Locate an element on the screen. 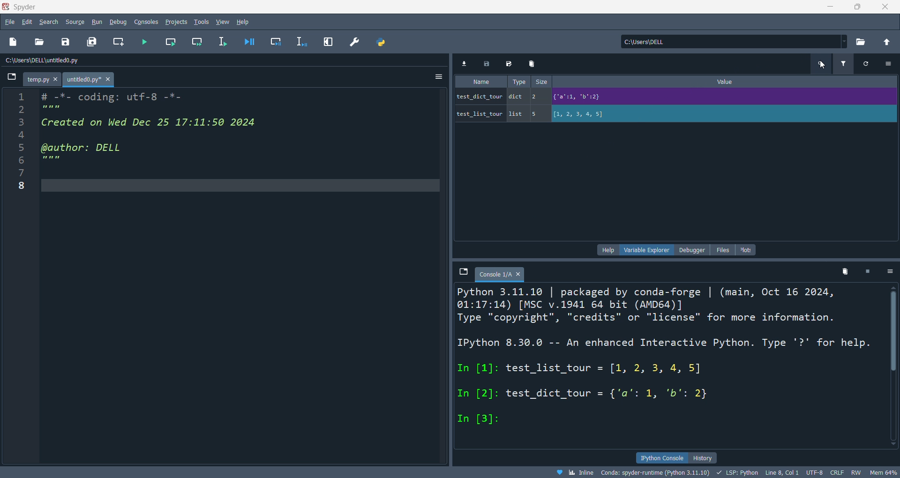  preferenc is located at coordinates (355, 42).